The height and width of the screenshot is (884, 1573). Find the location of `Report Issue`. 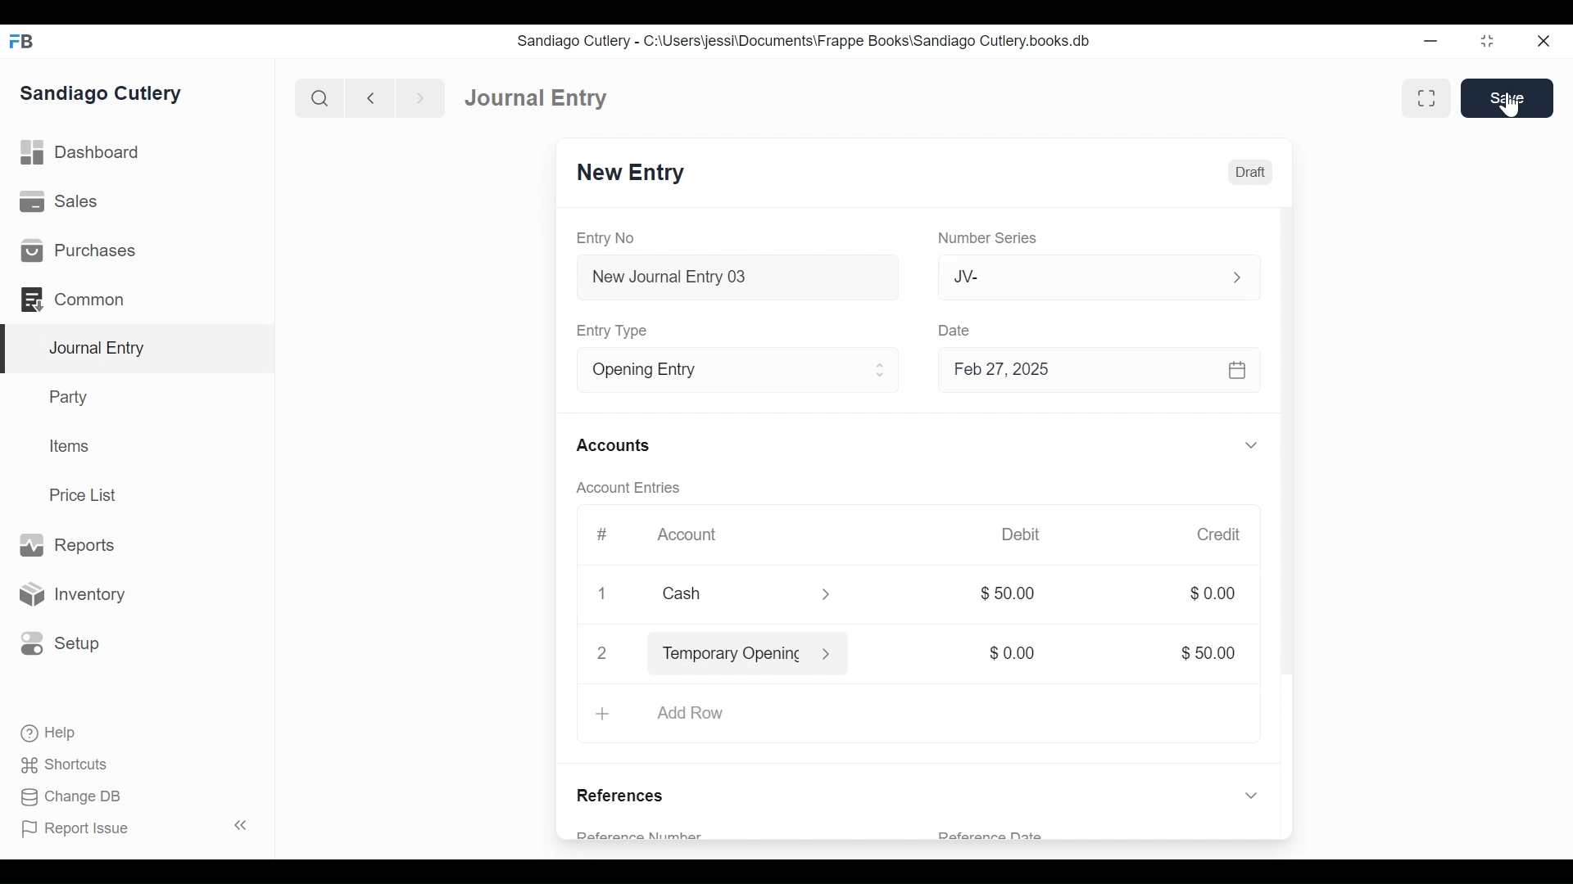

Report Issue is located at coordinates (76, 829).